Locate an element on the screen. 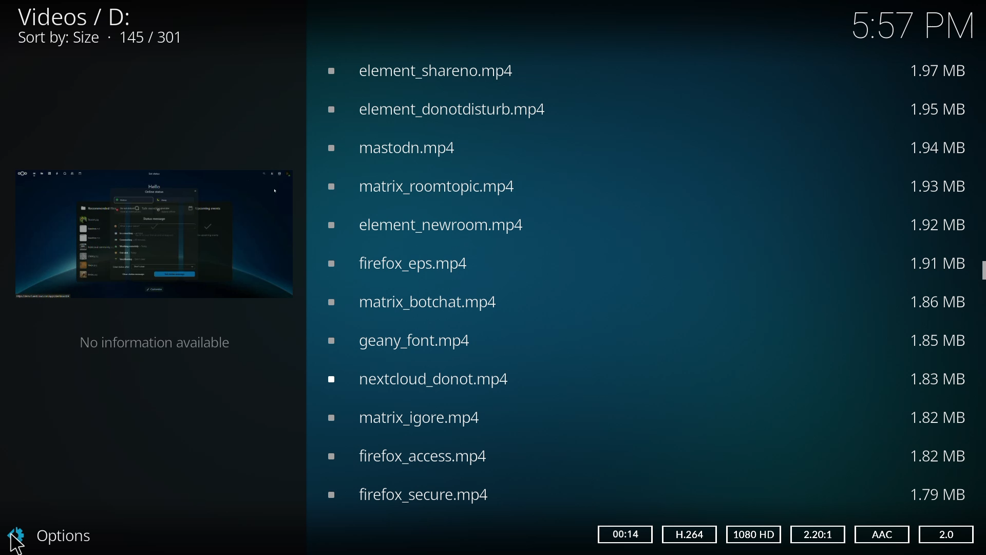  size is located at coordinates (939, 378).